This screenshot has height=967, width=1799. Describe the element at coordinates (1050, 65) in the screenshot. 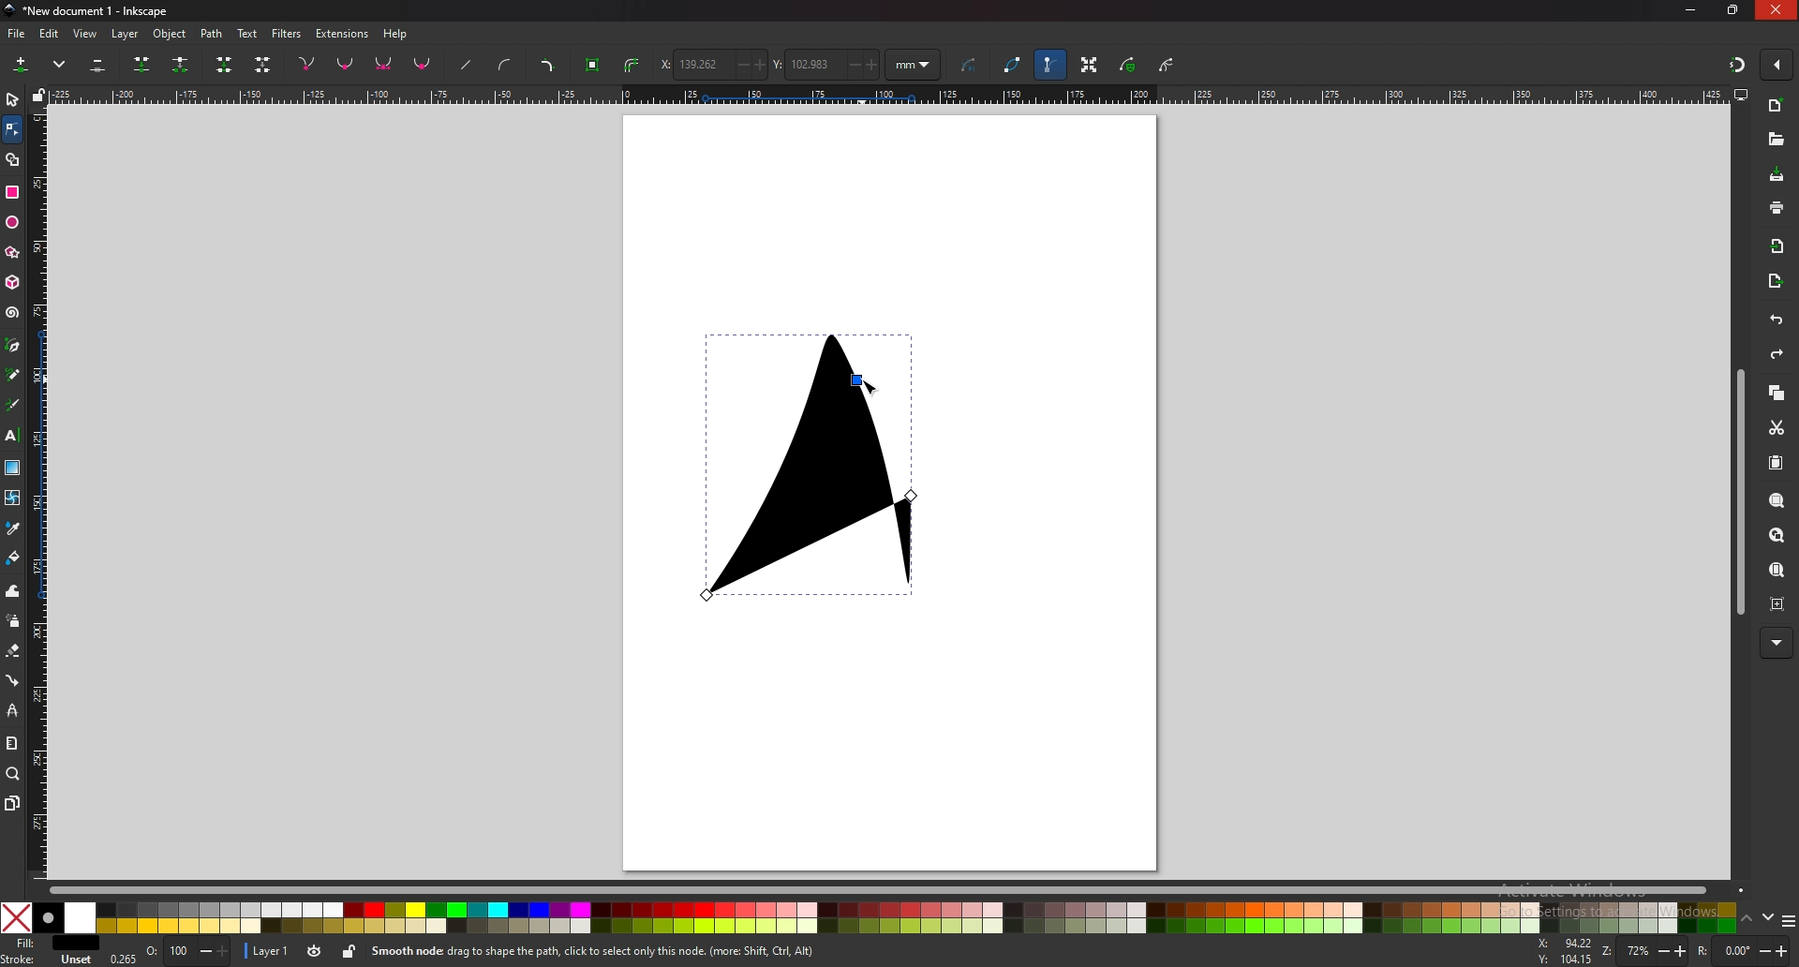

I see `show bezier handle` at that location.